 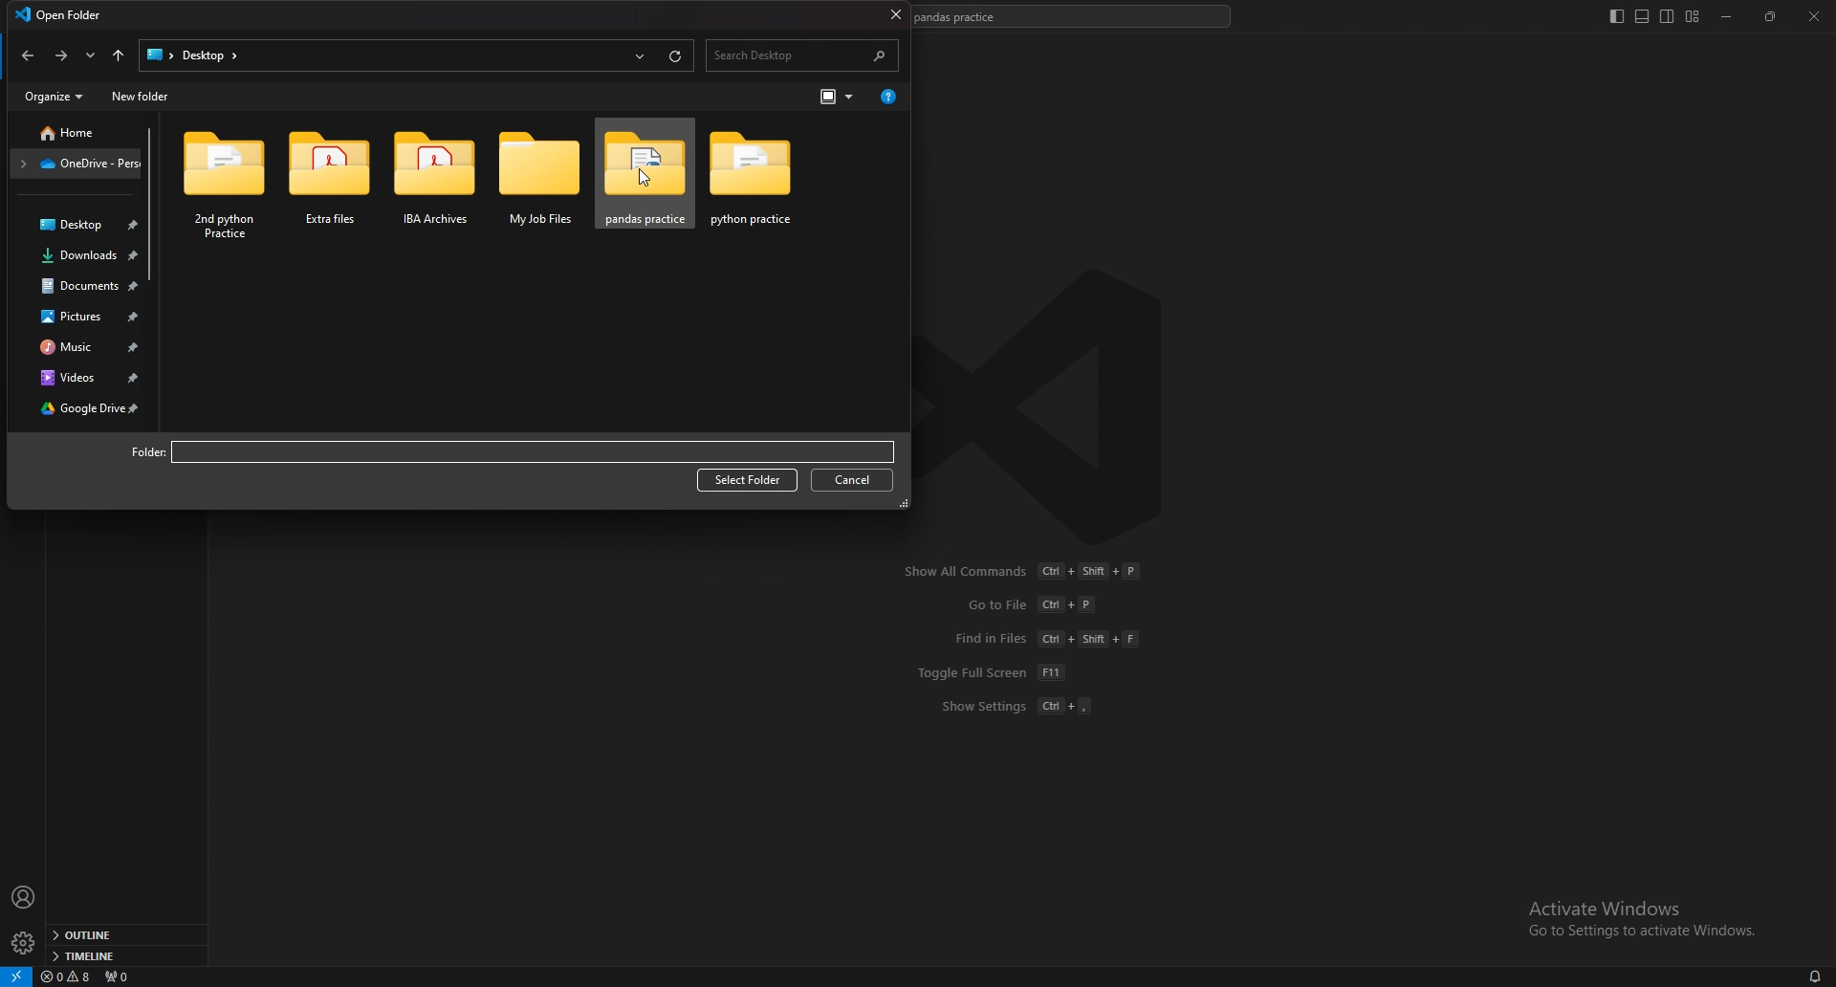 I want to click on ports forwarded, so click(x=117, y=976).